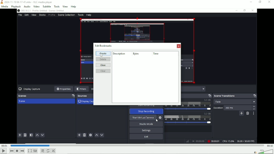 Image resolution: width=274 pixels, height=154 pixels. What do you see at coordinates (22, 151) in the screenshot?
I see `Next` at bounding box center [22, 151].